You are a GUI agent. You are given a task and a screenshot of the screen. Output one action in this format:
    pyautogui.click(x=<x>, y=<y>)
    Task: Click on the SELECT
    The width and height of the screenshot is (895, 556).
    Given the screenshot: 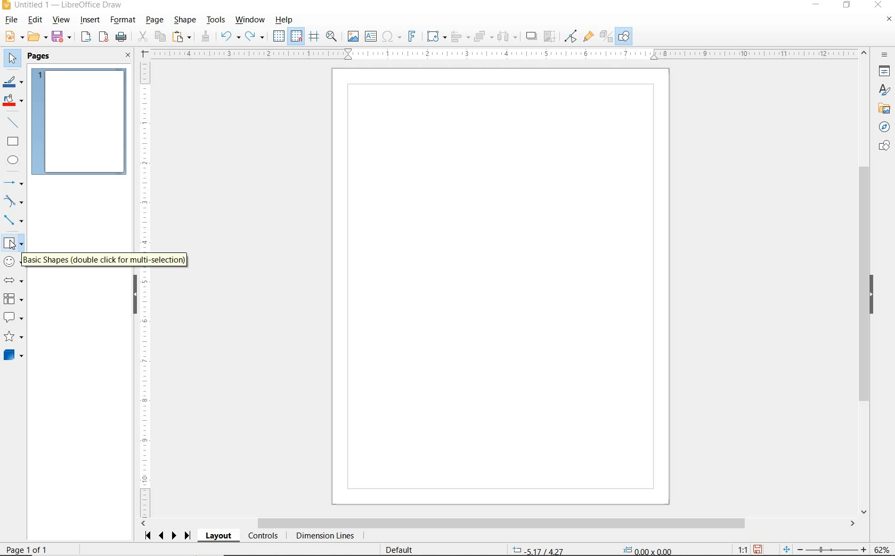 What is the action you would take?
    pyautogui.click(x=11, y=60)
    